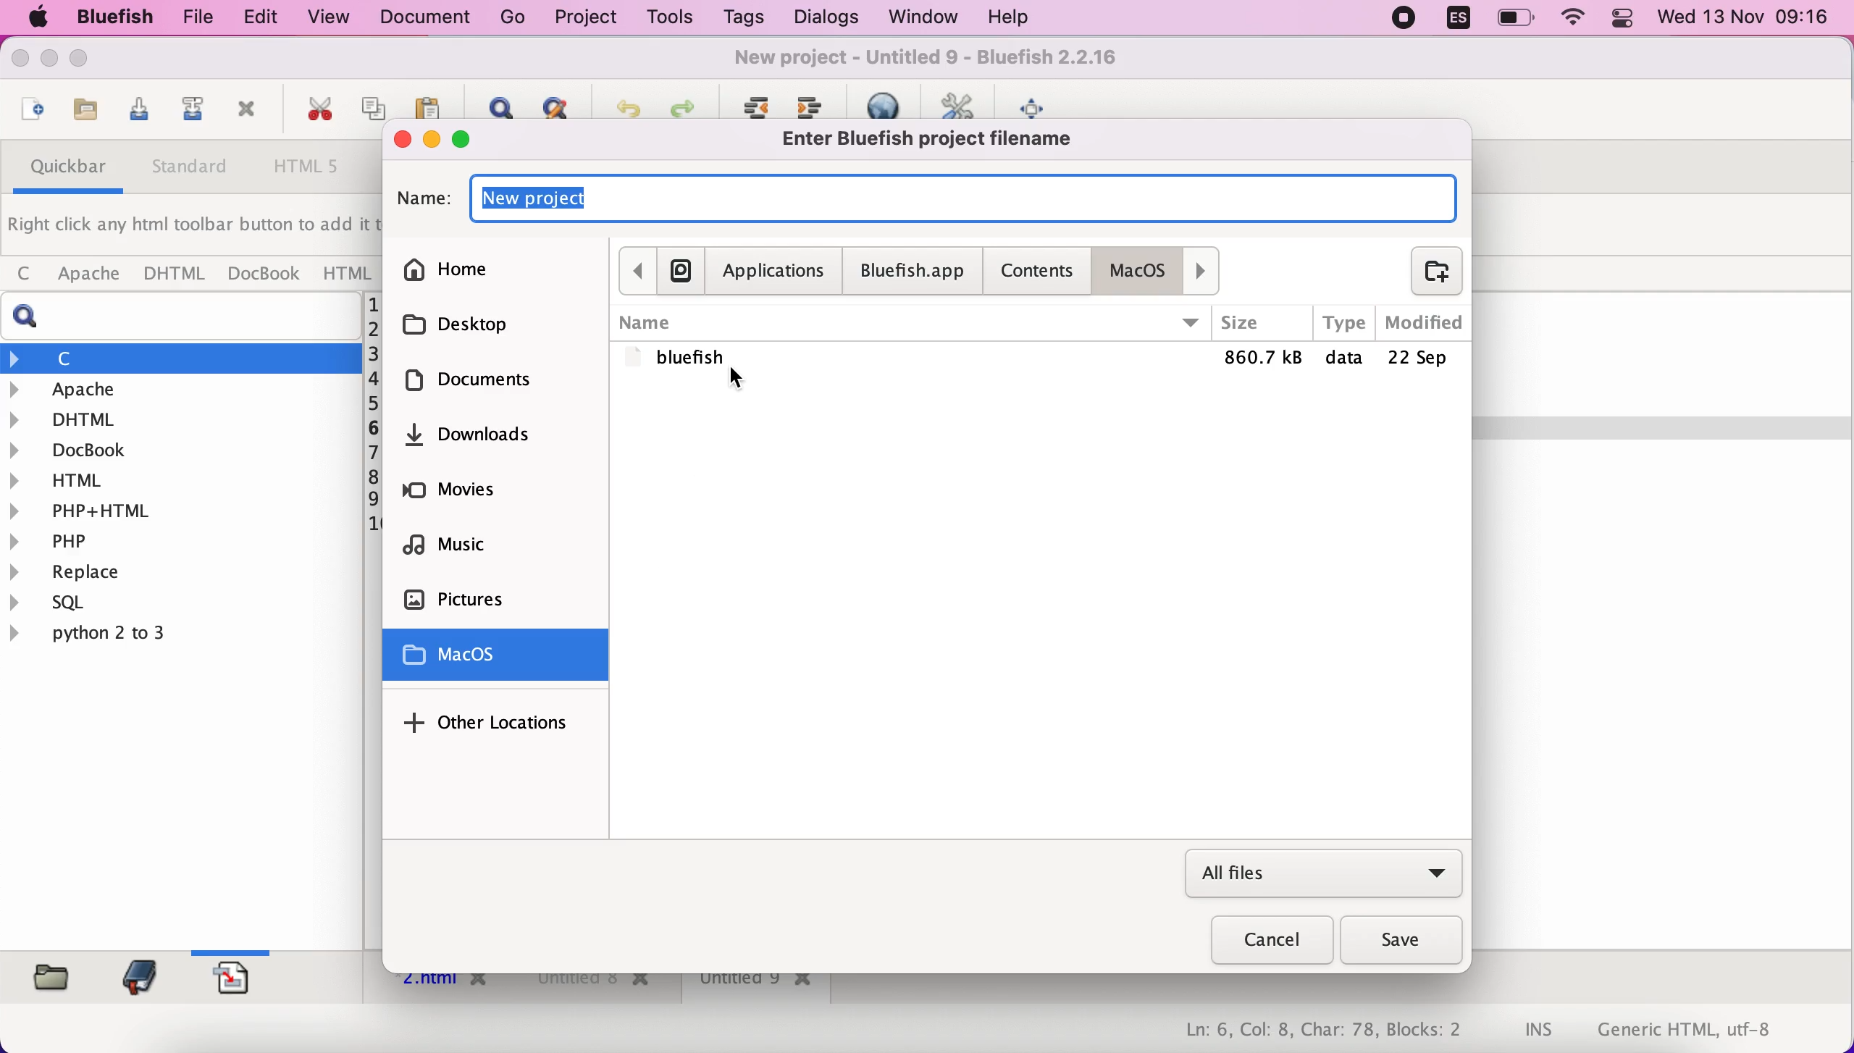 The height and width of the screenshot is (1053, 1854). I want to click on bookmarks, so click(135, 976).